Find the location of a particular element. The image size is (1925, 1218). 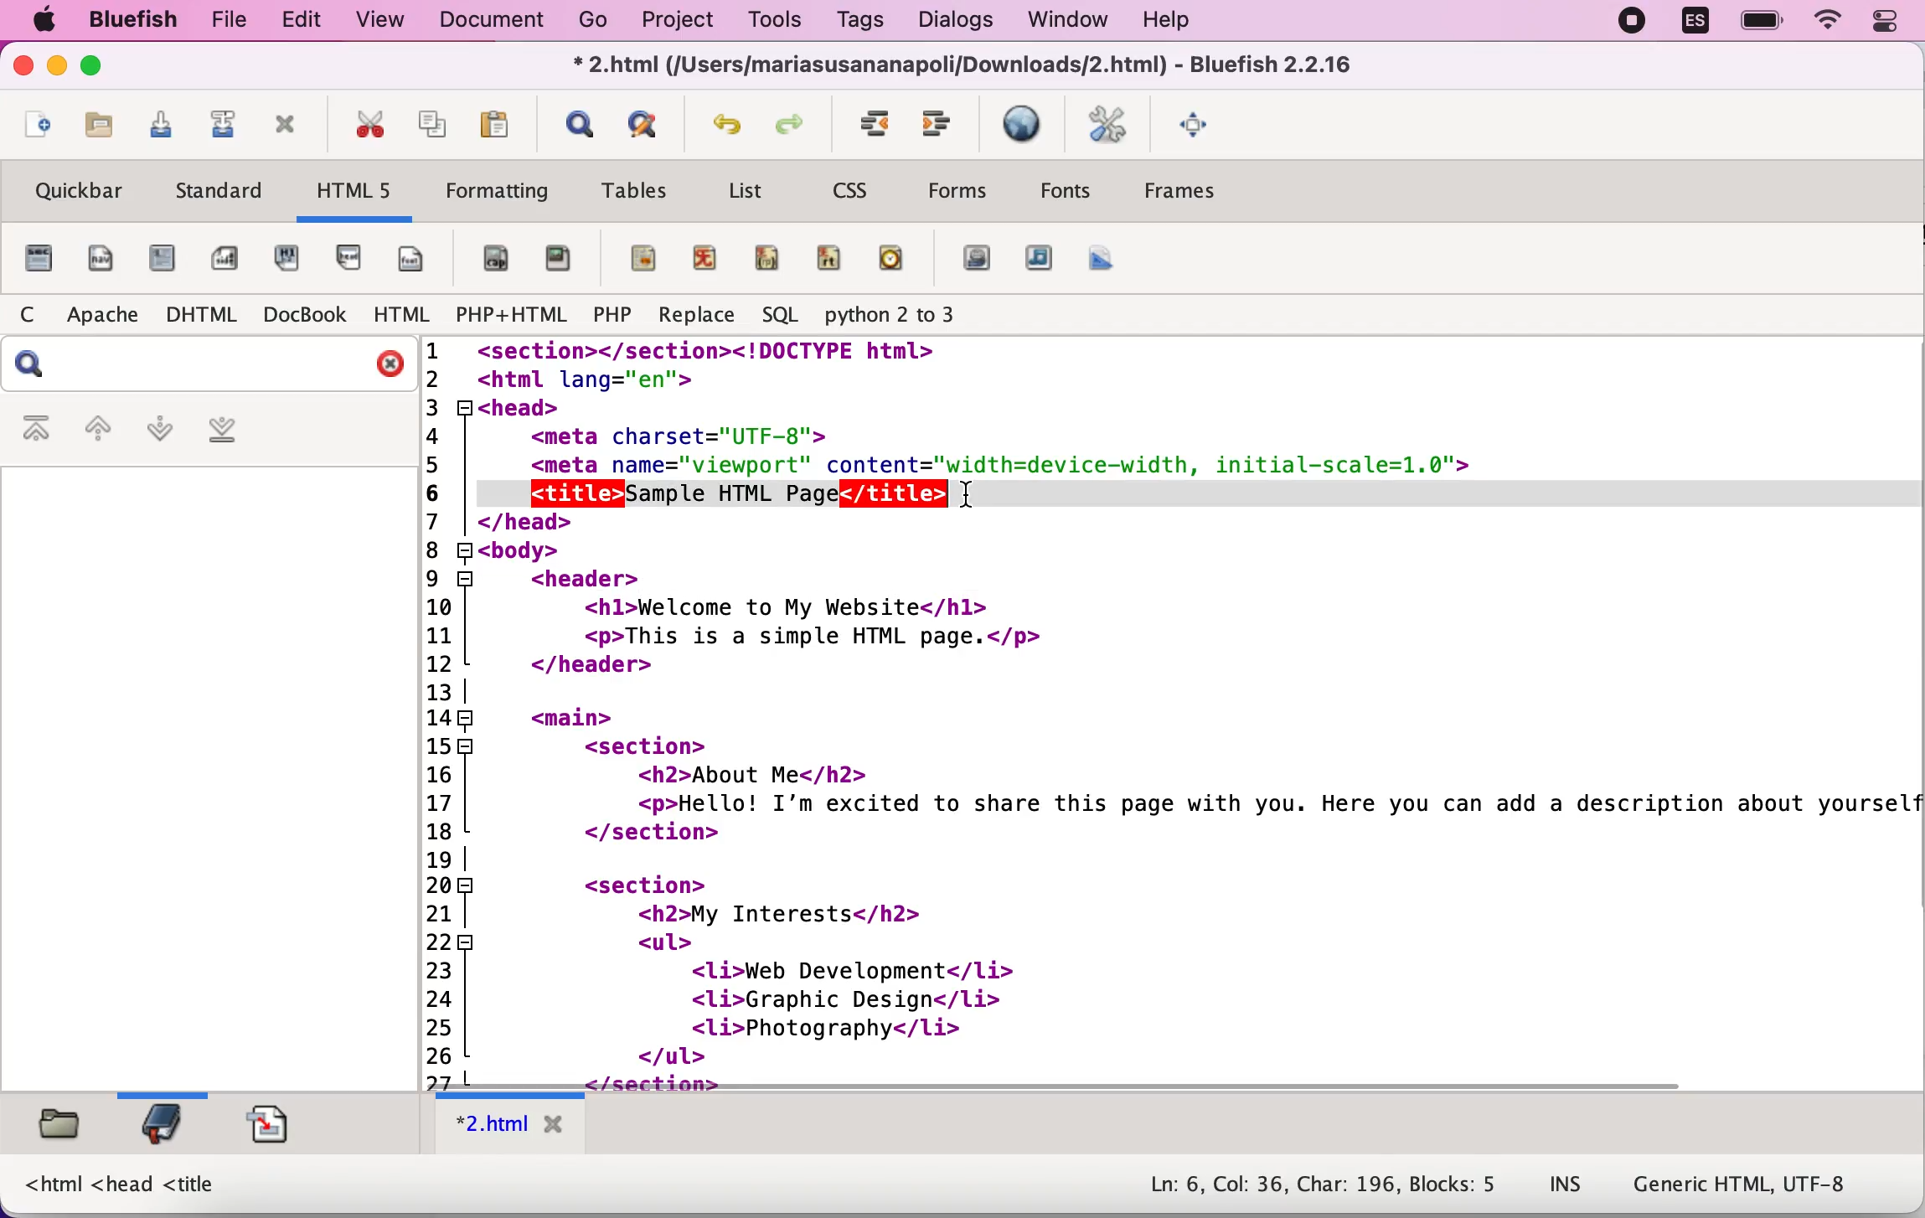

python 2 to 3 is located at coordinates (922, 317).